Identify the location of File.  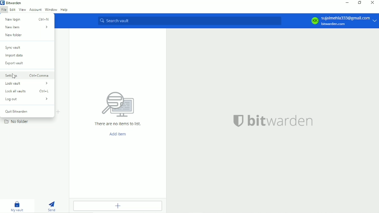
(4, 9).